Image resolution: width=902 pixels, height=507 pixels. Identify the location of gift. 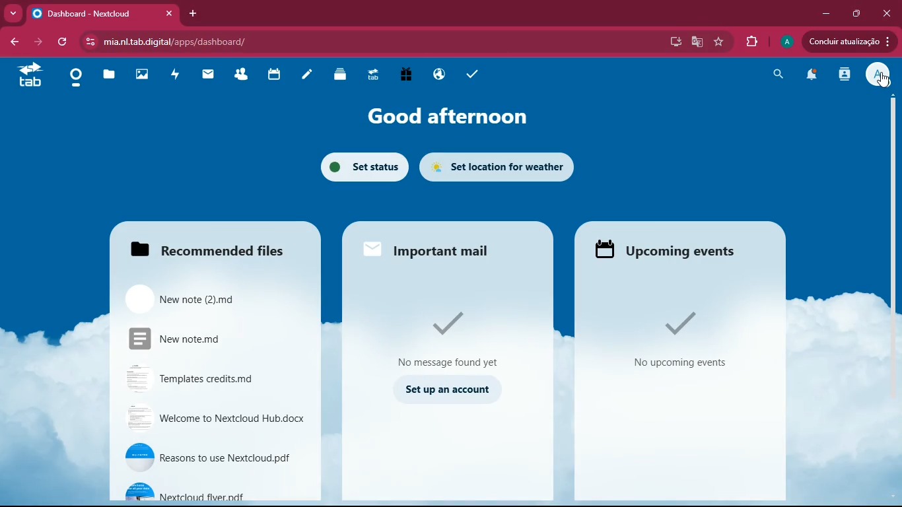
(407, 75).